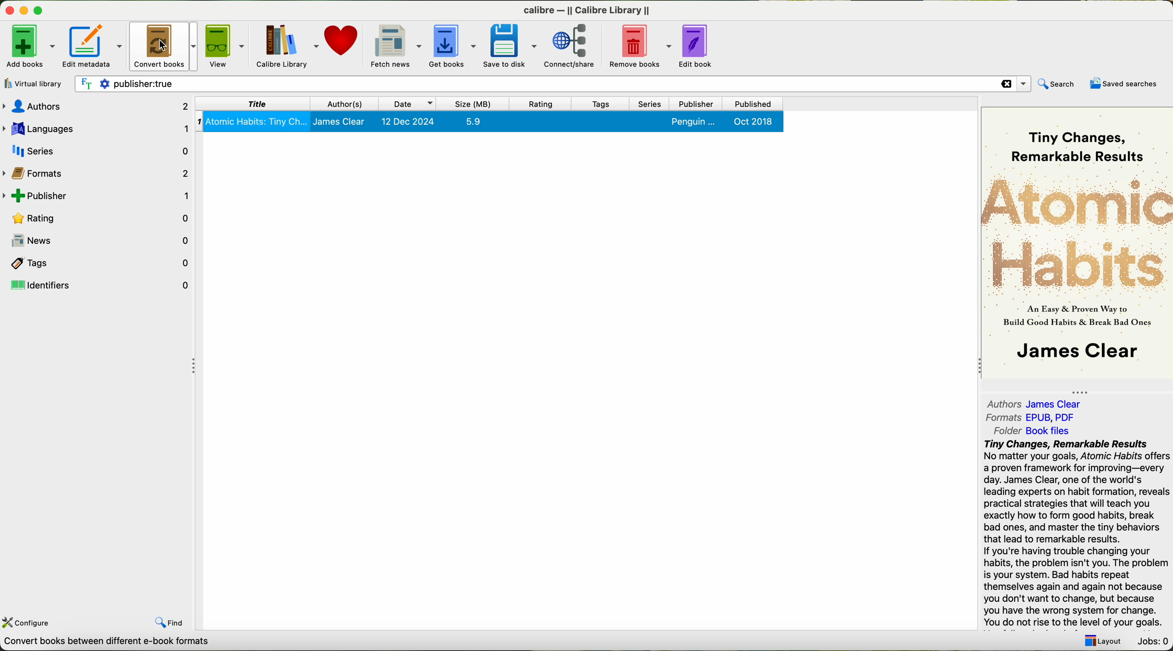  I want to click on series, so click(649, 104).